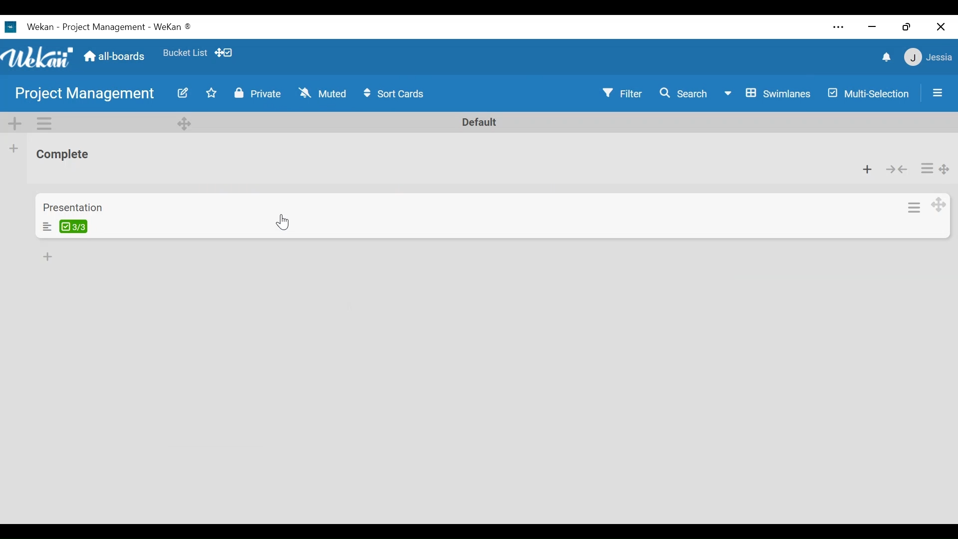 Image resolution: width=958 pixels, height=539 pixels. What do you see at coordinates (906, 27) in the screenshot?
I see `Restore` at bounding box center [906, 27].